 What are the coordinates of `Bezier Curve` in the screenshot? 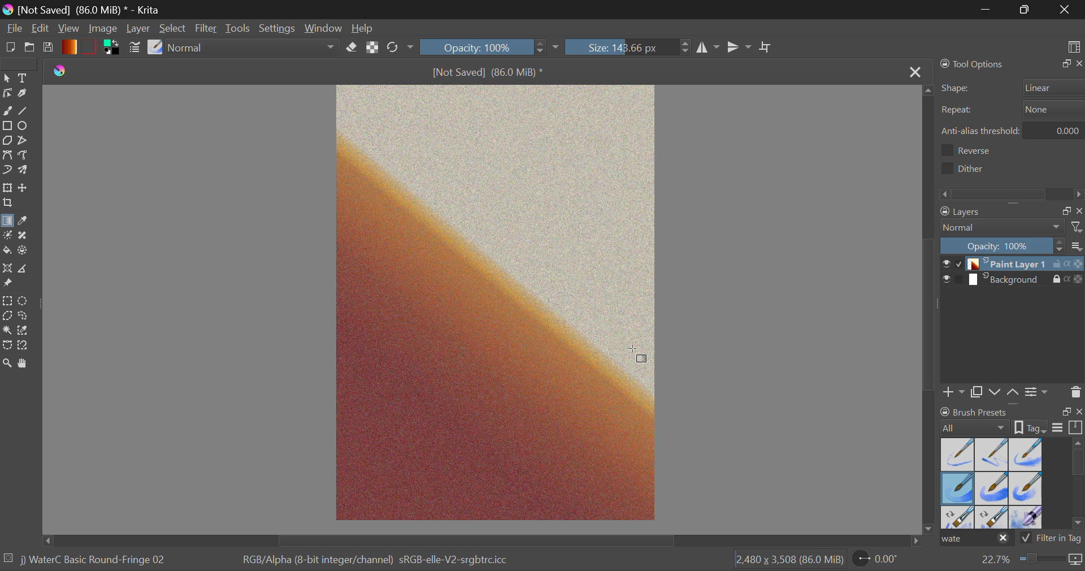 It's located at (7, 155).